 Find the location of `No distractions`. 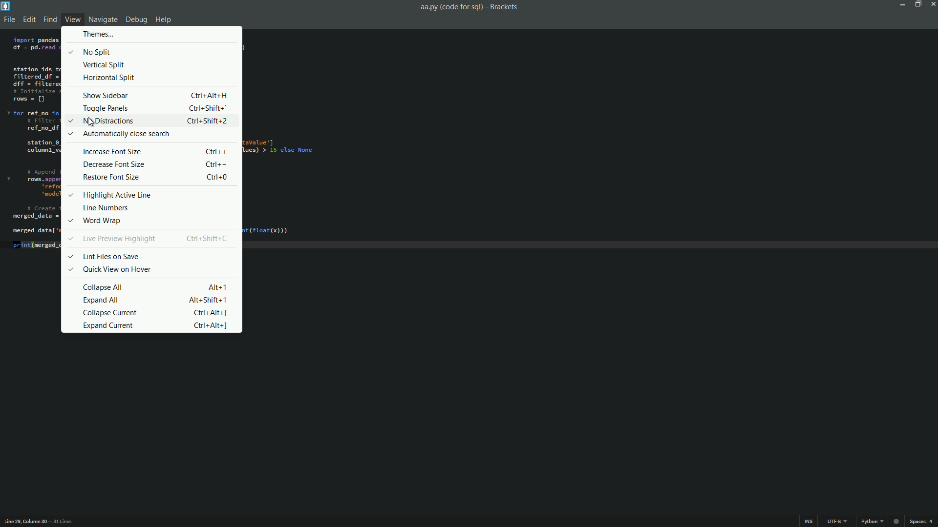

No distractions is located at coordinates (150, 121).